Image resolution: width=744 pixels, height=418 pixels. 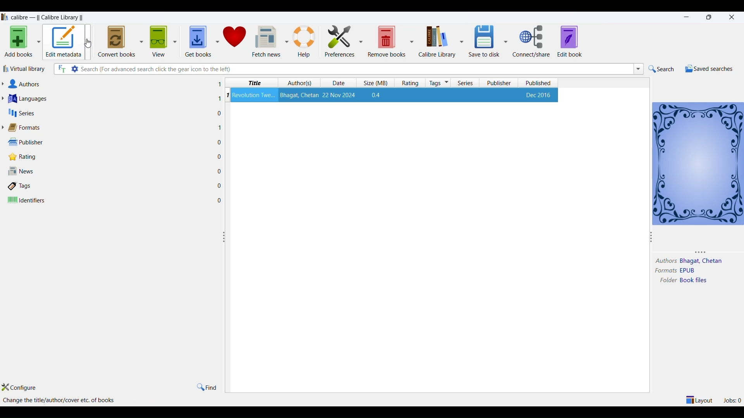 What do you see at coordinates (176, 39) in the screenshot?
I see `view options dropdown button` at bounding box center [176, 39].